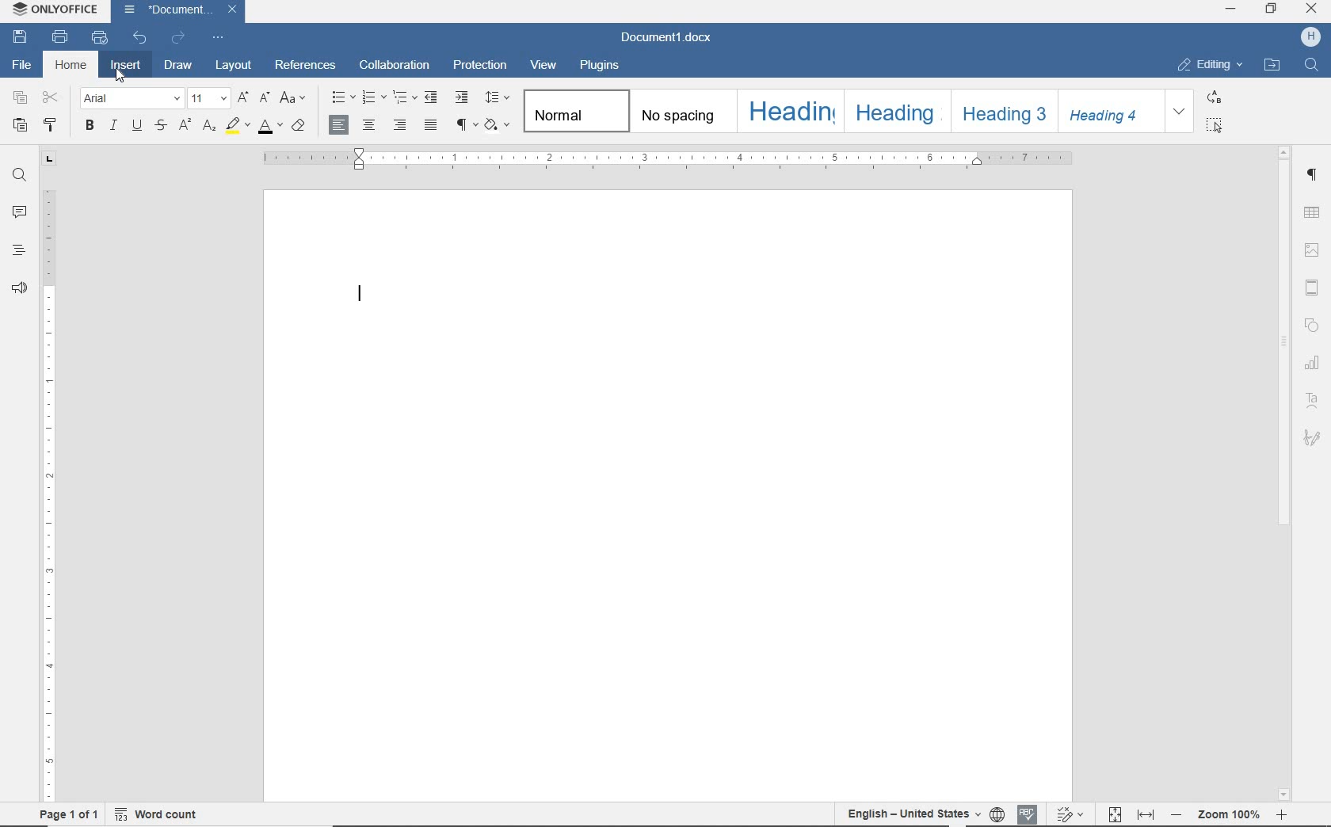 The image size is (1331, 827). What do you see at coordinates (19, 38) in the screenshot?
I see `save` at bounding box center [19, 38].